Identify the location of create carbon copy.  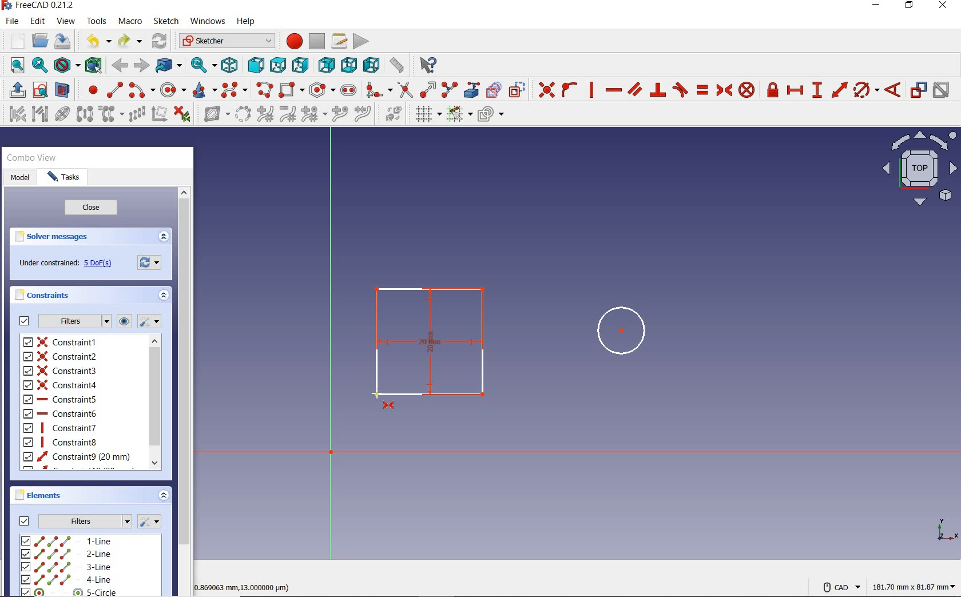
(494, 90).